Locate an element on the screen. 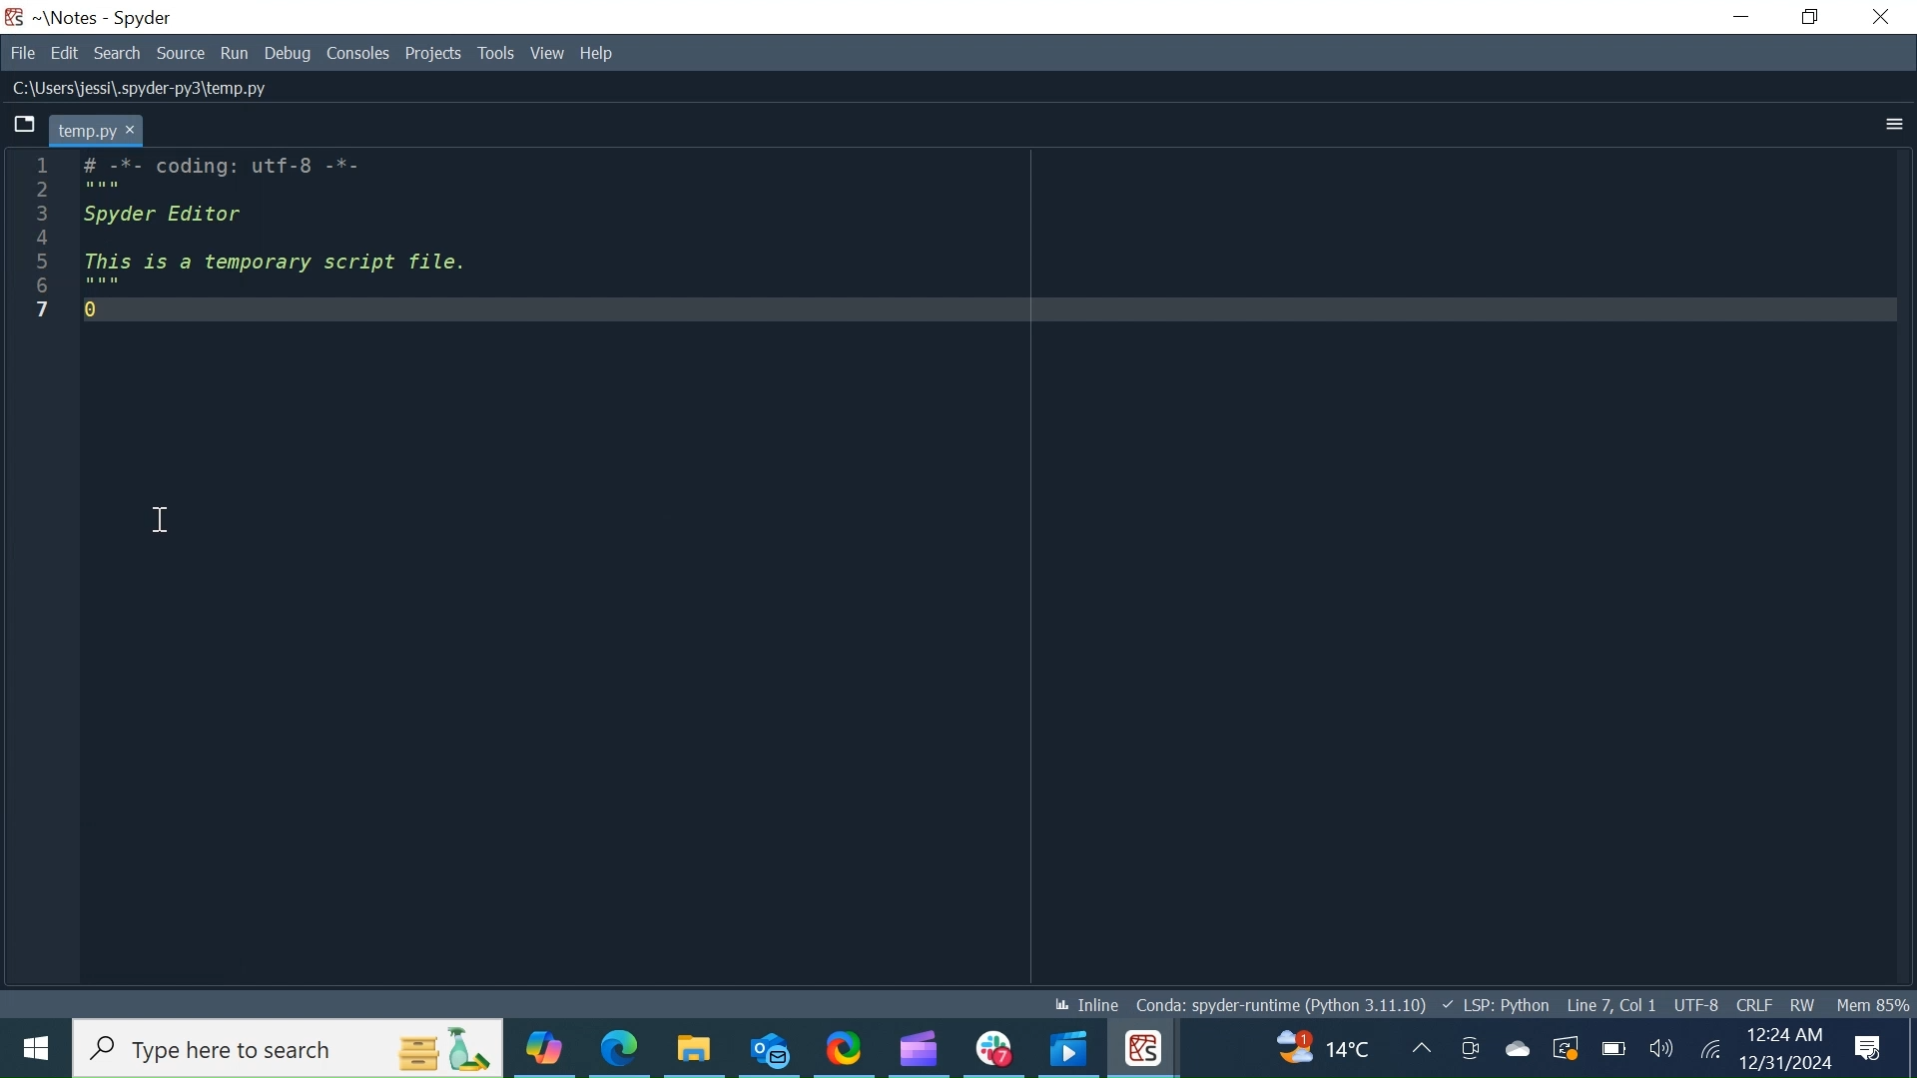 The image size is (1917, 1078). File is located at coordinates (26, 51).